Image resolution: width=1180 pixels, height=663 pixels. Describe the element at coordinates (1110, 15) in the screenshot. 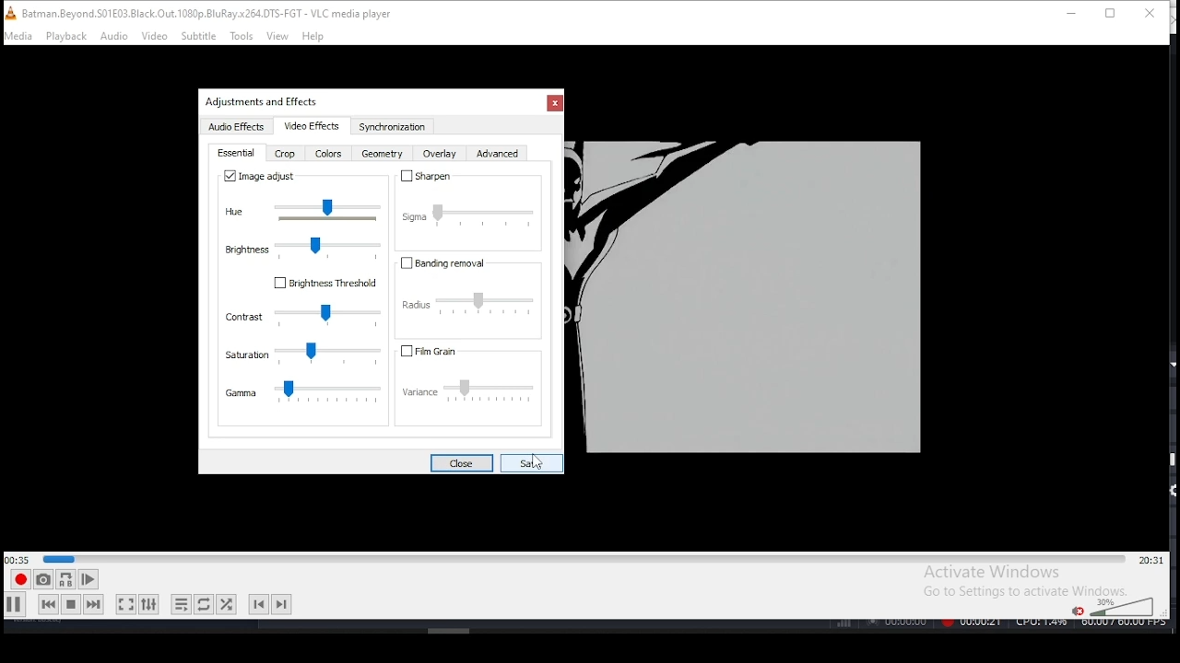

I see `restore` at that location.